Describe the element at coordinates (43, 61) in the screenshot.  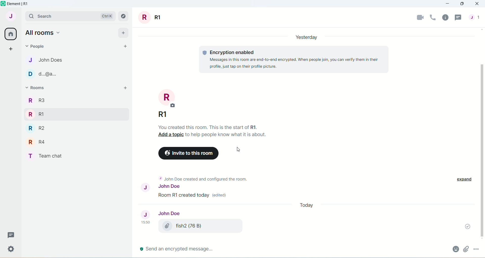
I see `J John Does` at that location.